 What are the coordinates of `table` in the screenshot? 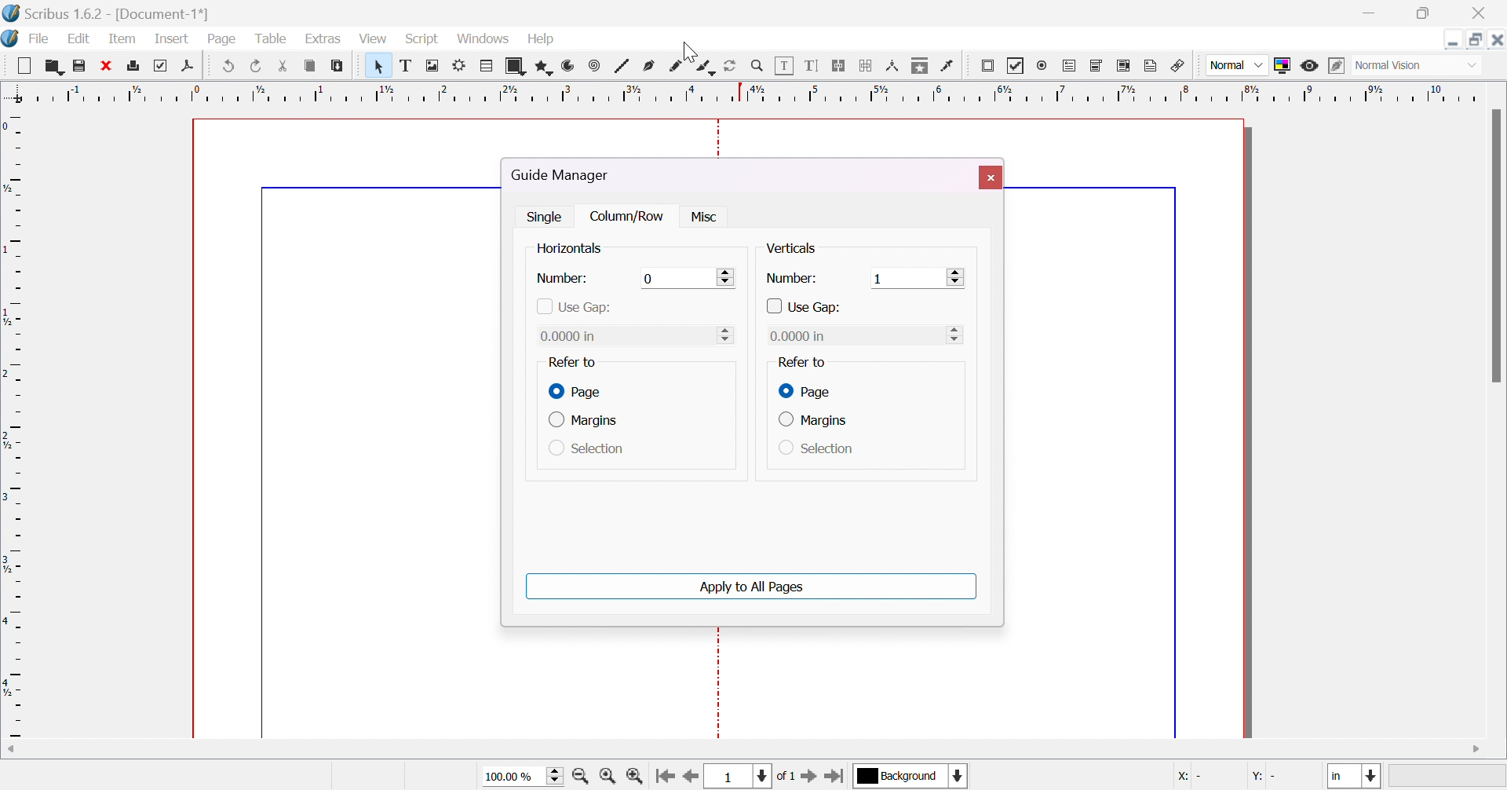 It's located at (274, 40).